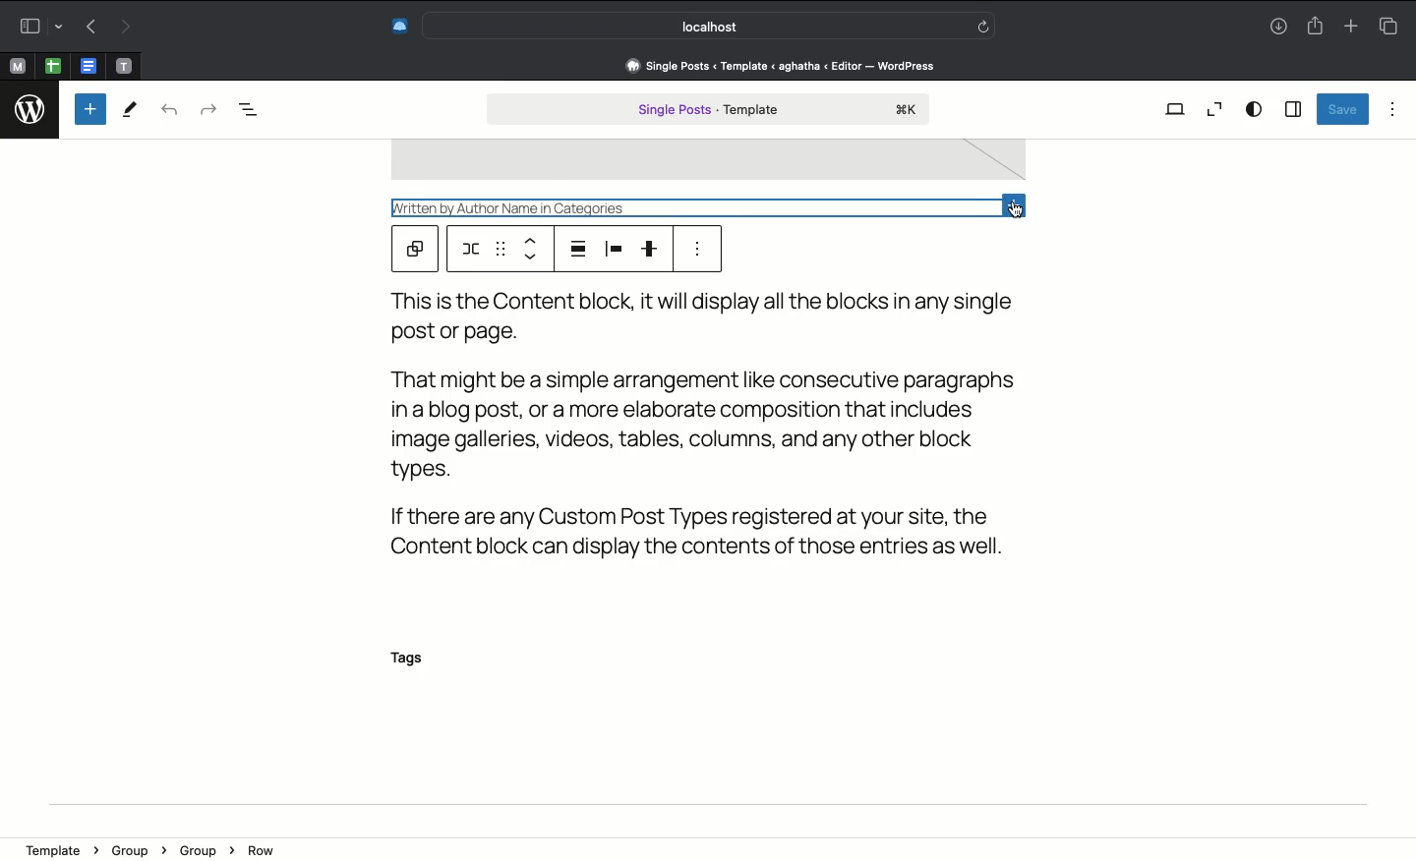  What do you see at coordinates (500, 251) in the screenshot?
I see `Drag` at bounding box center [500, 251].